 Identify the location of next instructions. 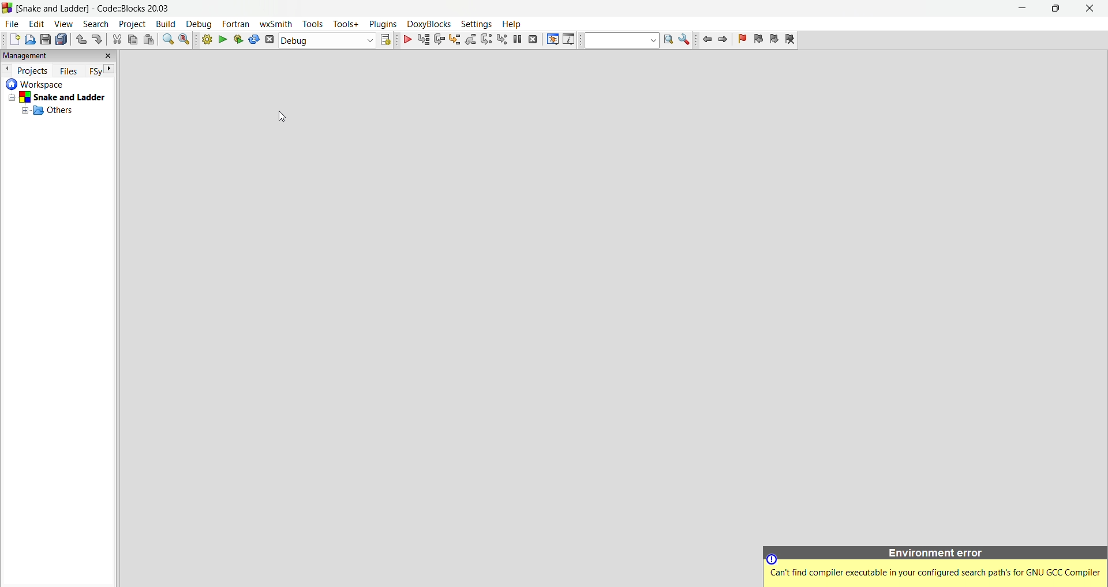
(488, 41).